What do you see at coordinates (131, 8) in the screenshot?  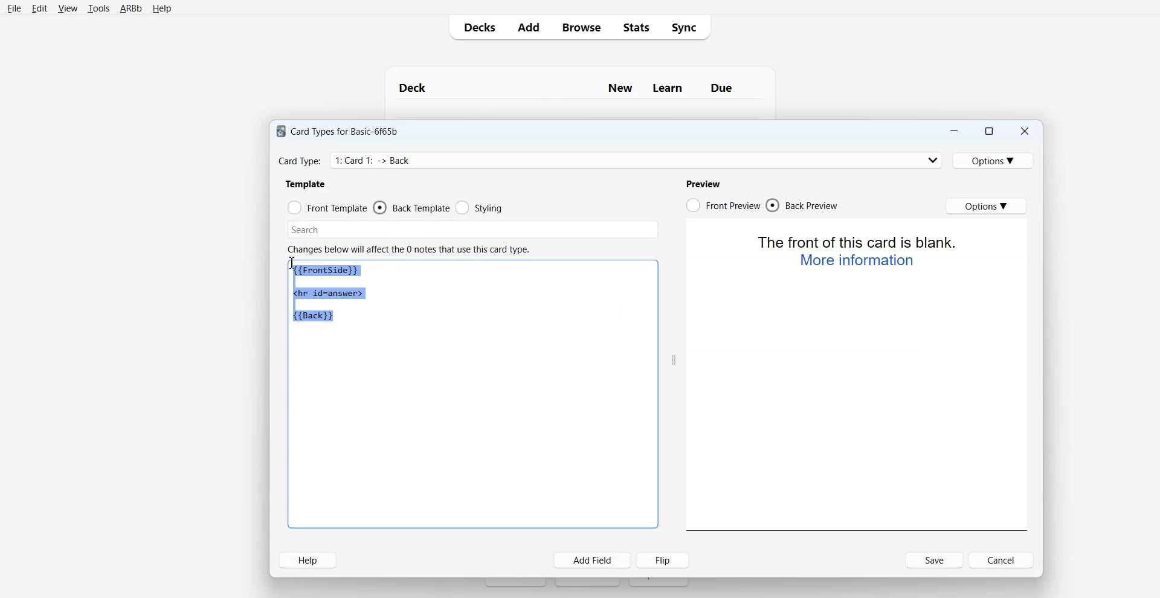 I see `ARBb` at bounding box center [131, 8].